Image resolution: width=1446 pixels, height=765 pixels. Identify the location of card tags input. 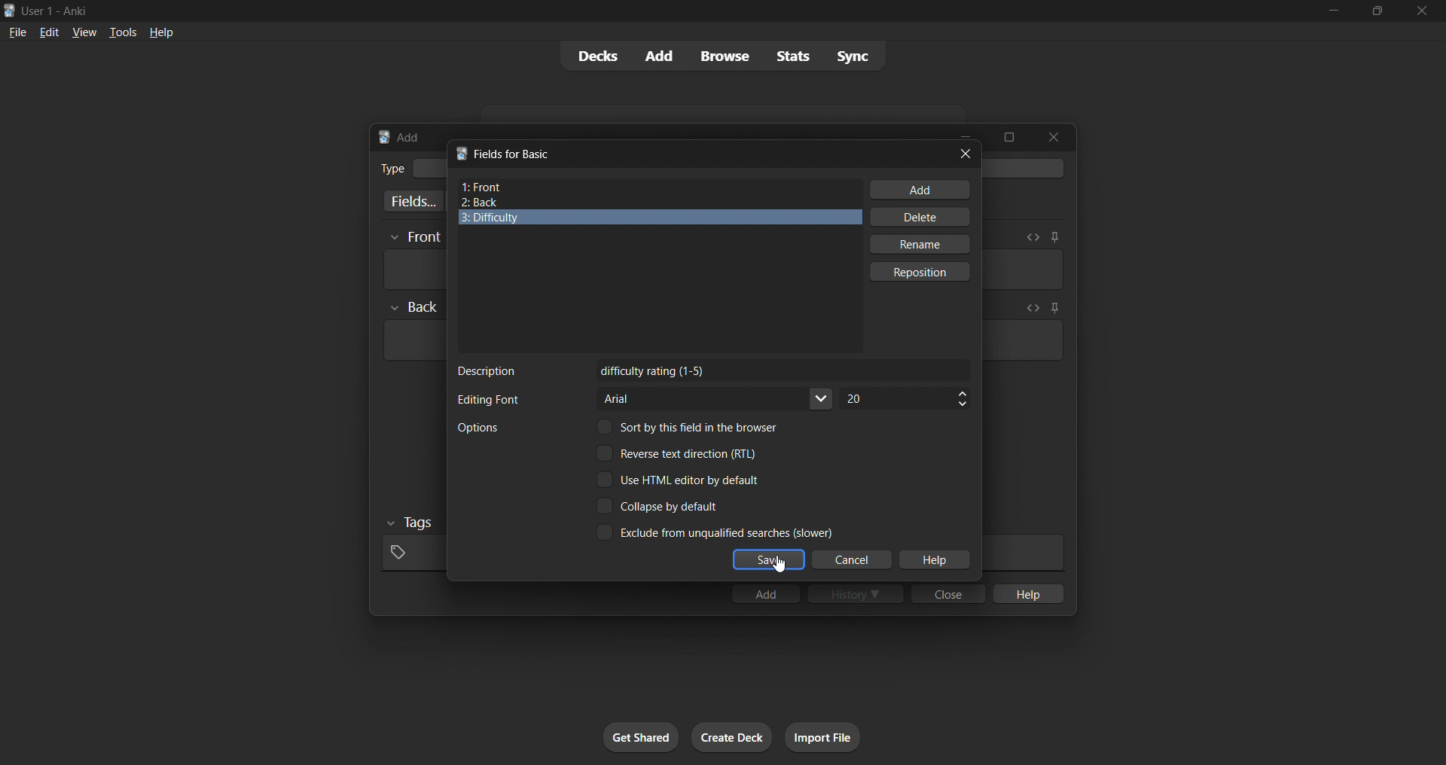
(411, 553).